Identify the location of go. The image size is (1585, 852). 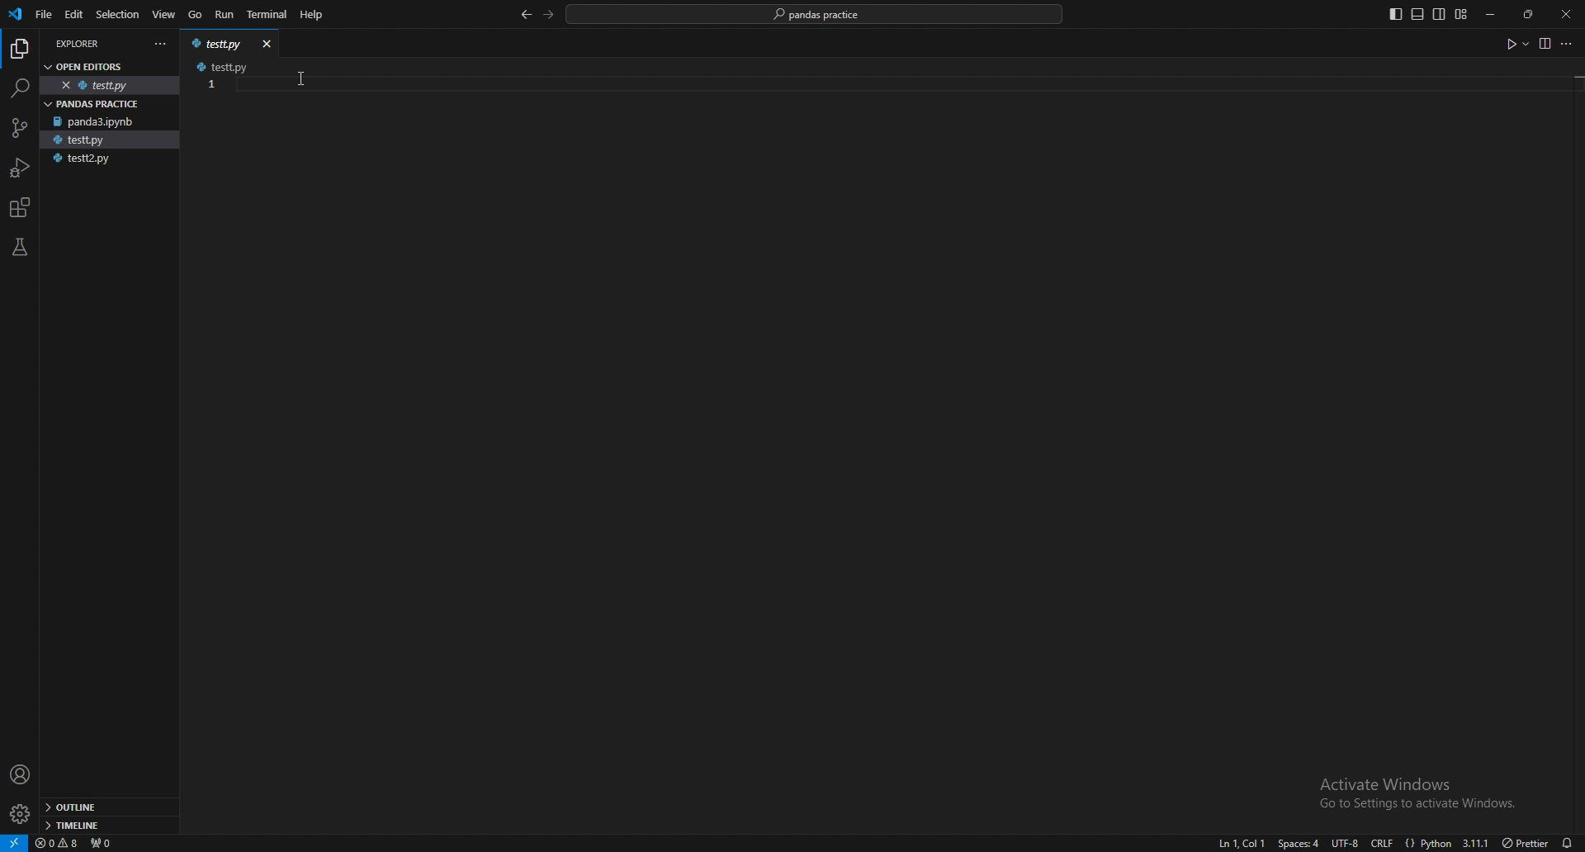
(195, 16).